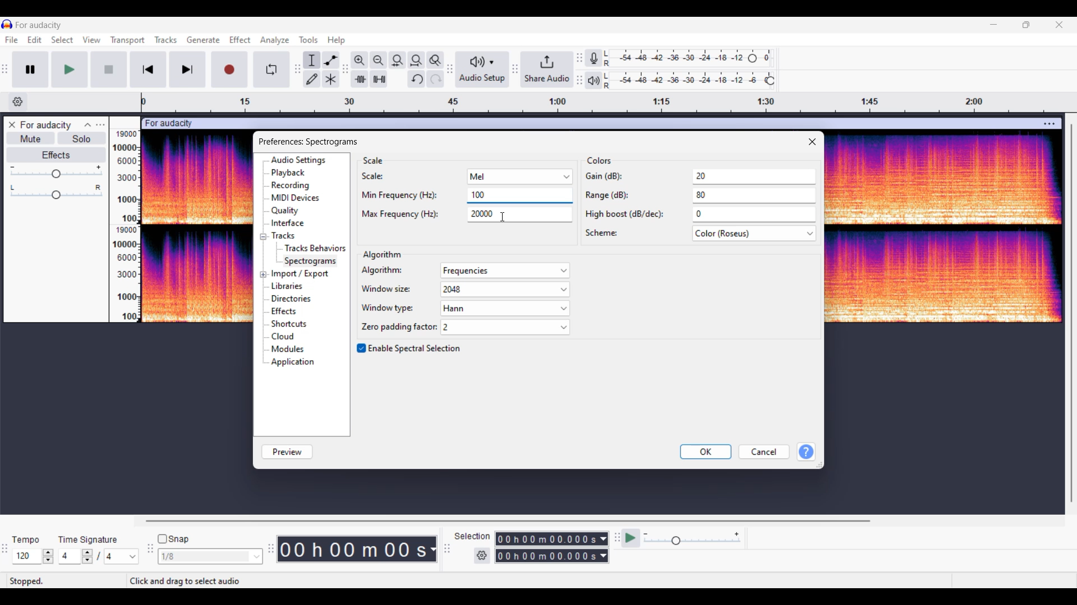 The image size is (1077, 605). What do you see at coordinates (293, 185) in the screenshot?
I see `recording` at bounding box center [293, 185].